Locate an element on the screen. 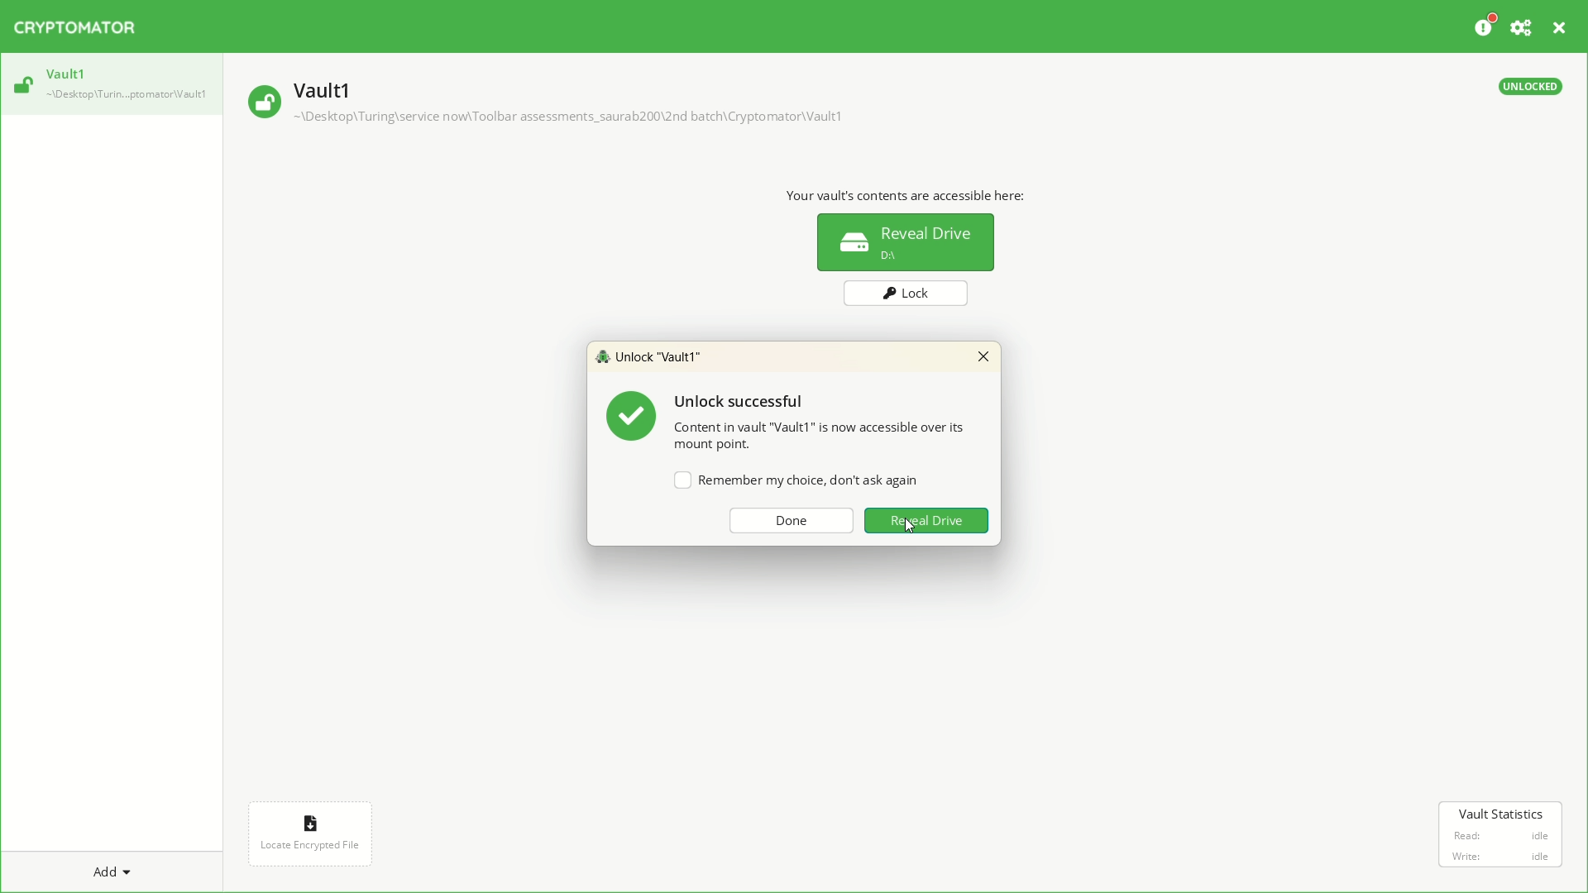 The width and height of the screenshot is (1588, 893). unlock "vault1" is located at coordinates (657, 359).